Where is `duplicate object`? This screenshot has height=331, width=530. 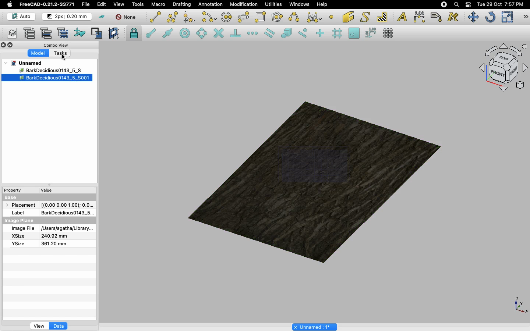
duplicate object is located at coordinates (47, 78).